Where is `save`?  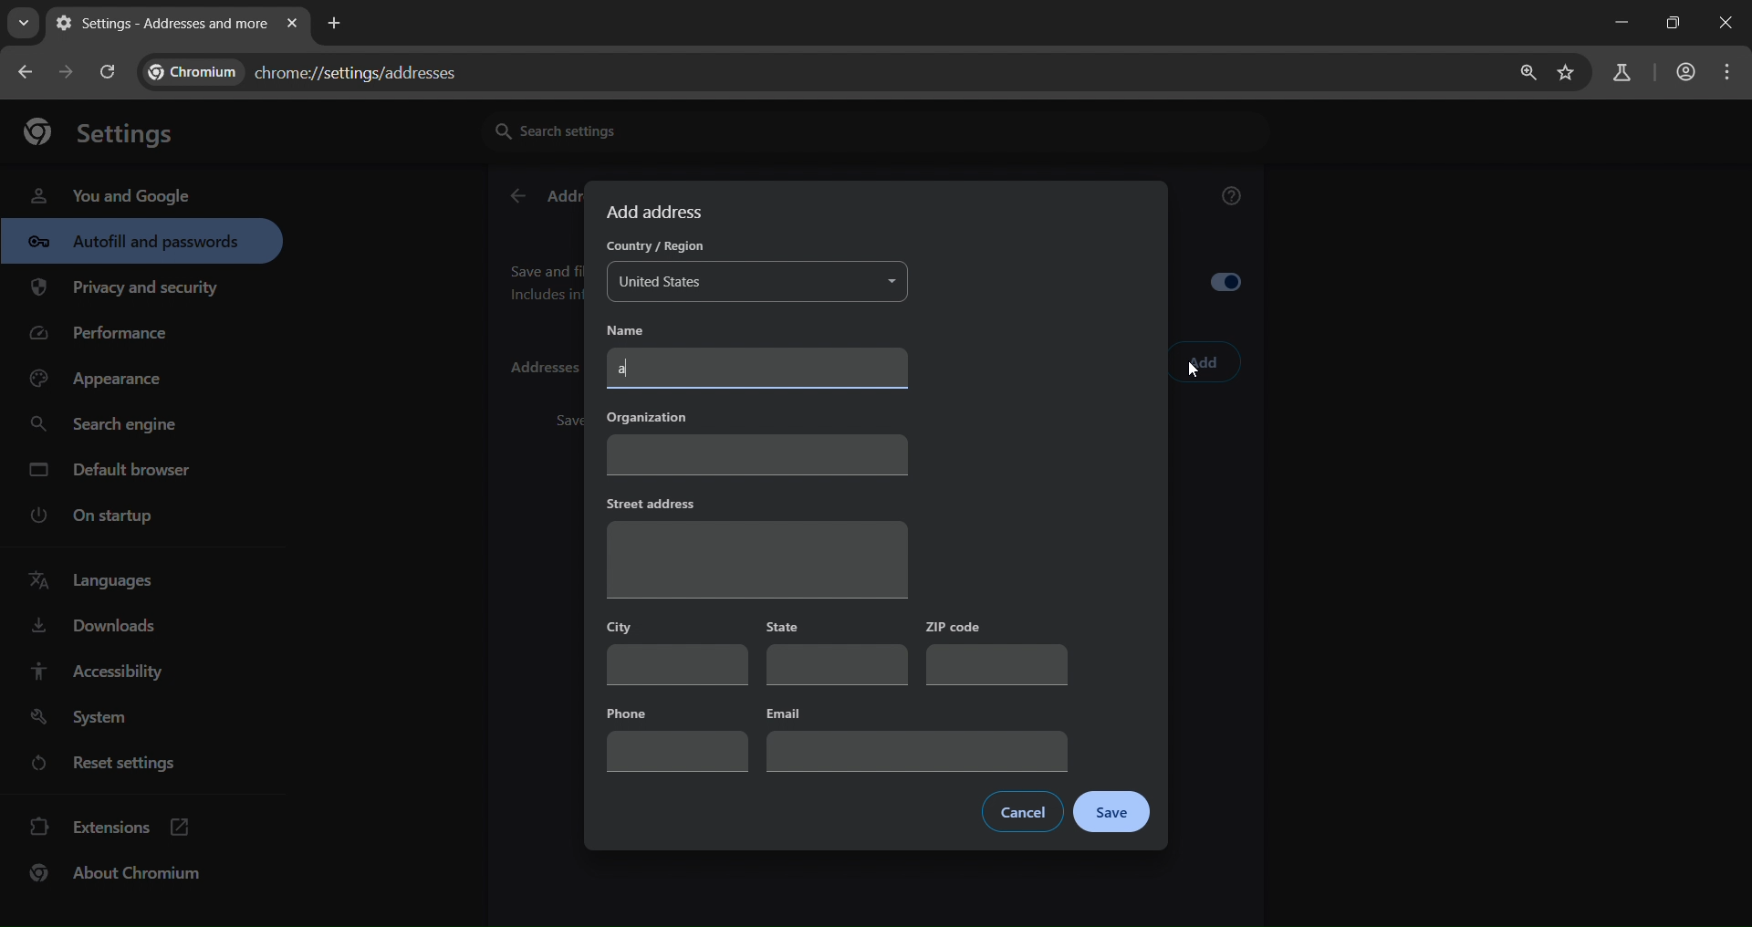 save is located at coordinates (1113, 812).